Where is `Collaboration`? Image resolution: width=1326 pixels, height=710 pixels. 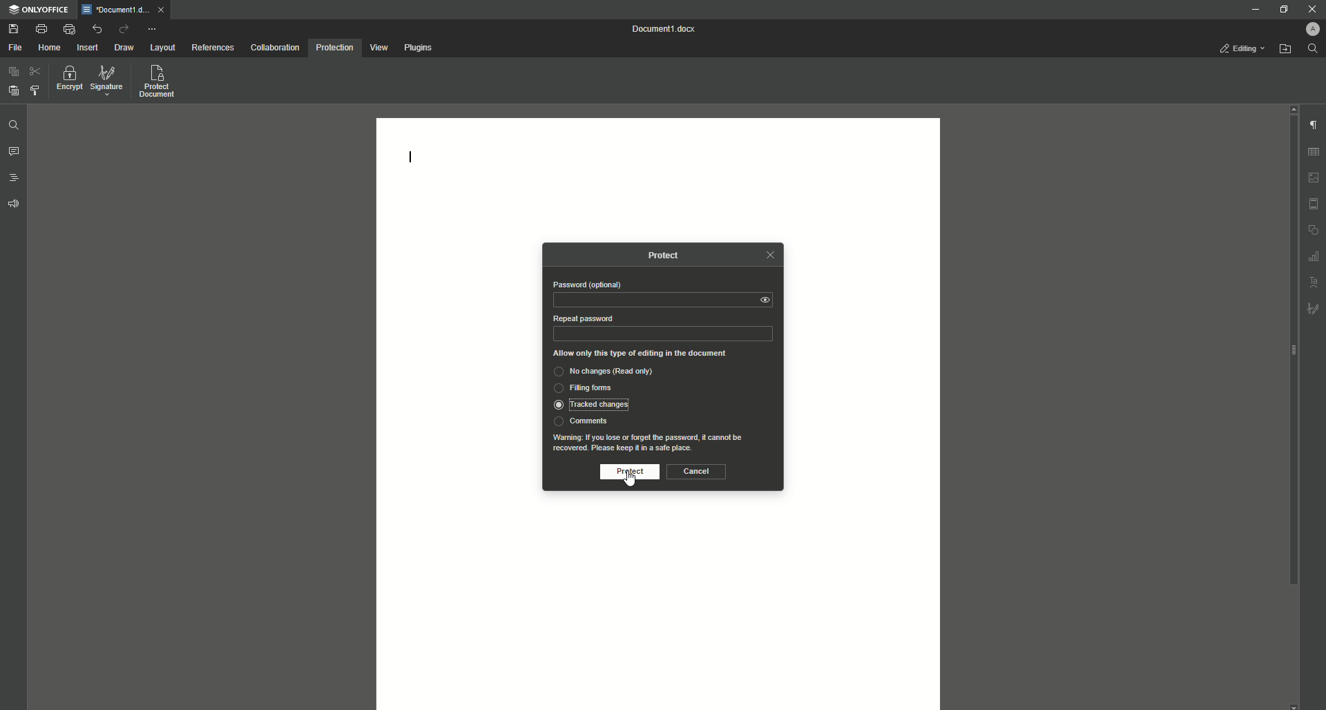
Collaboration is located at coordinates (273, 48).